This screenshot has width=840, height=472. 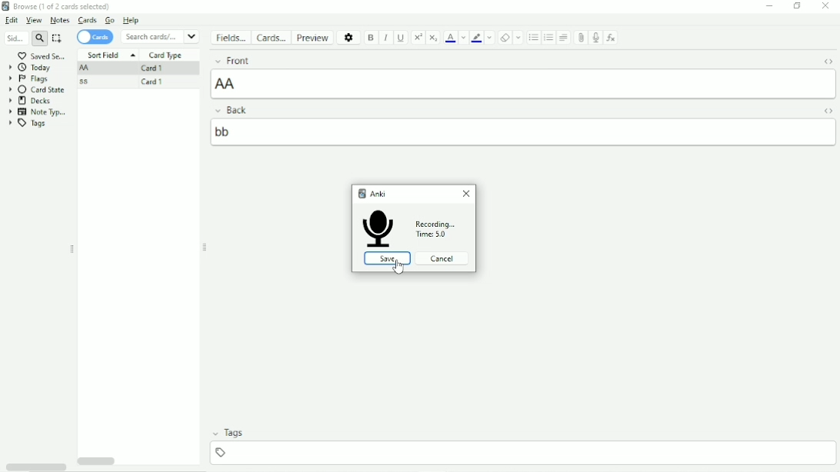 What do you see at coordinates (376, 191) in the screenshot?
I see `Anki` at bounding box center [376, 191].